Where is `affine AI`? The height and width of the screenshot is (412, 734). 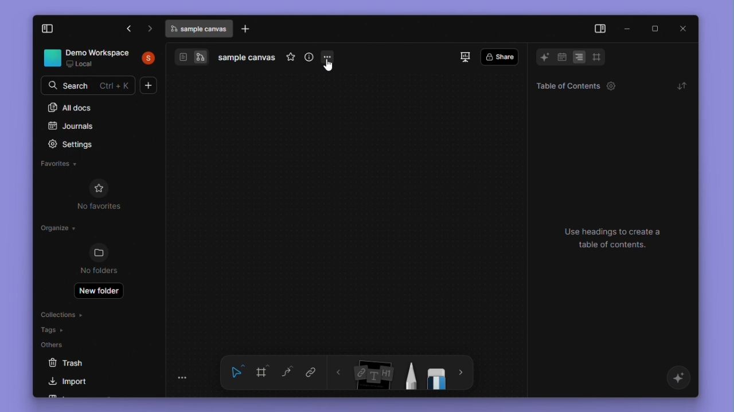 affine AI is located at coordinates (680, 379).